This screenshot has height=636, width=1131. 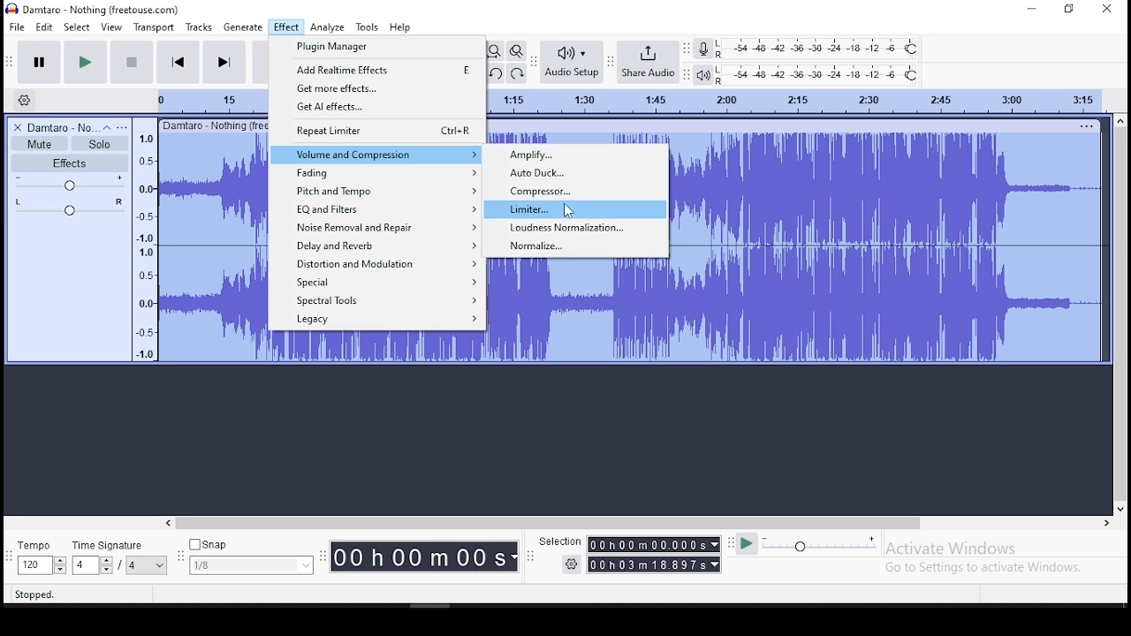 What do you see at coordinates (16, 26) in the screenshot?
I see `file` at bounding box center [16, 26].